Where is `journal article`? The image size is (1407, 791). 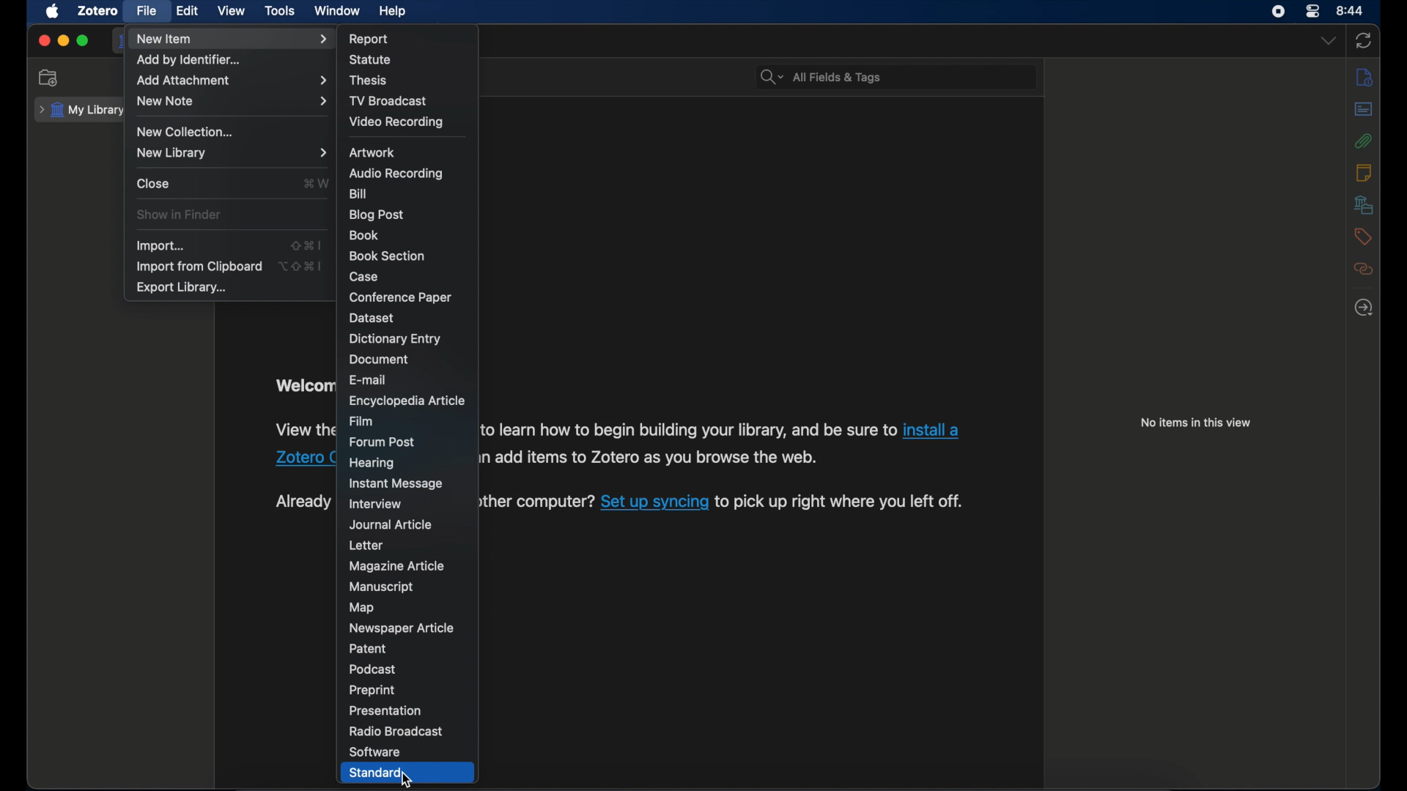 journal article is located at coordinates (391, 524).